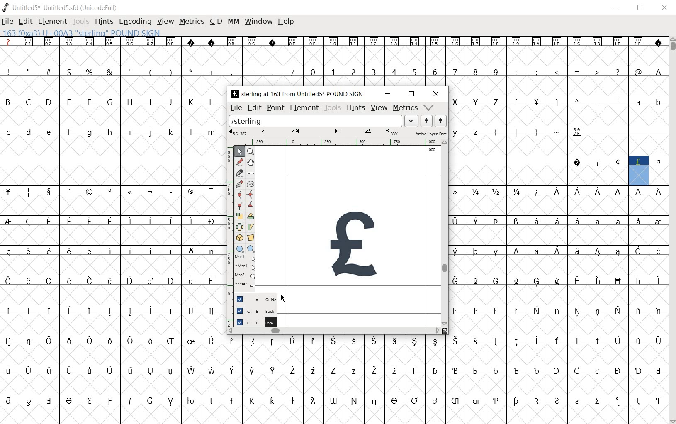 Image resolution: width=676 pixels, height=424 pixels. Describe the element at coordinates (192, 401) in the screenshot. I see `Symbol` at that location.